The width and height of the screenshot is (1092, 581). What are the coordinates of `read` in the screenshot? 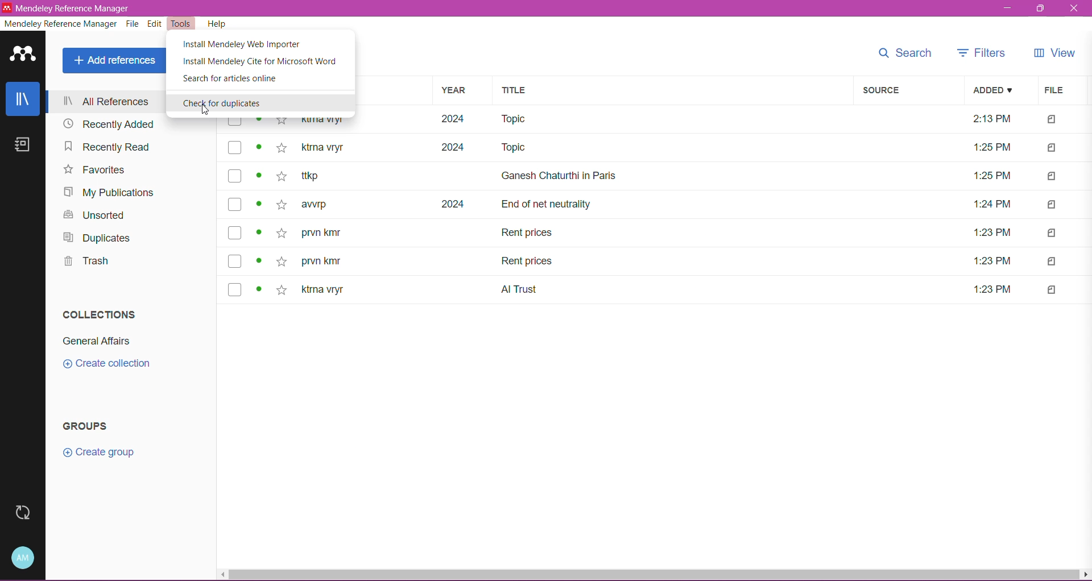 It's located at (260, 288).